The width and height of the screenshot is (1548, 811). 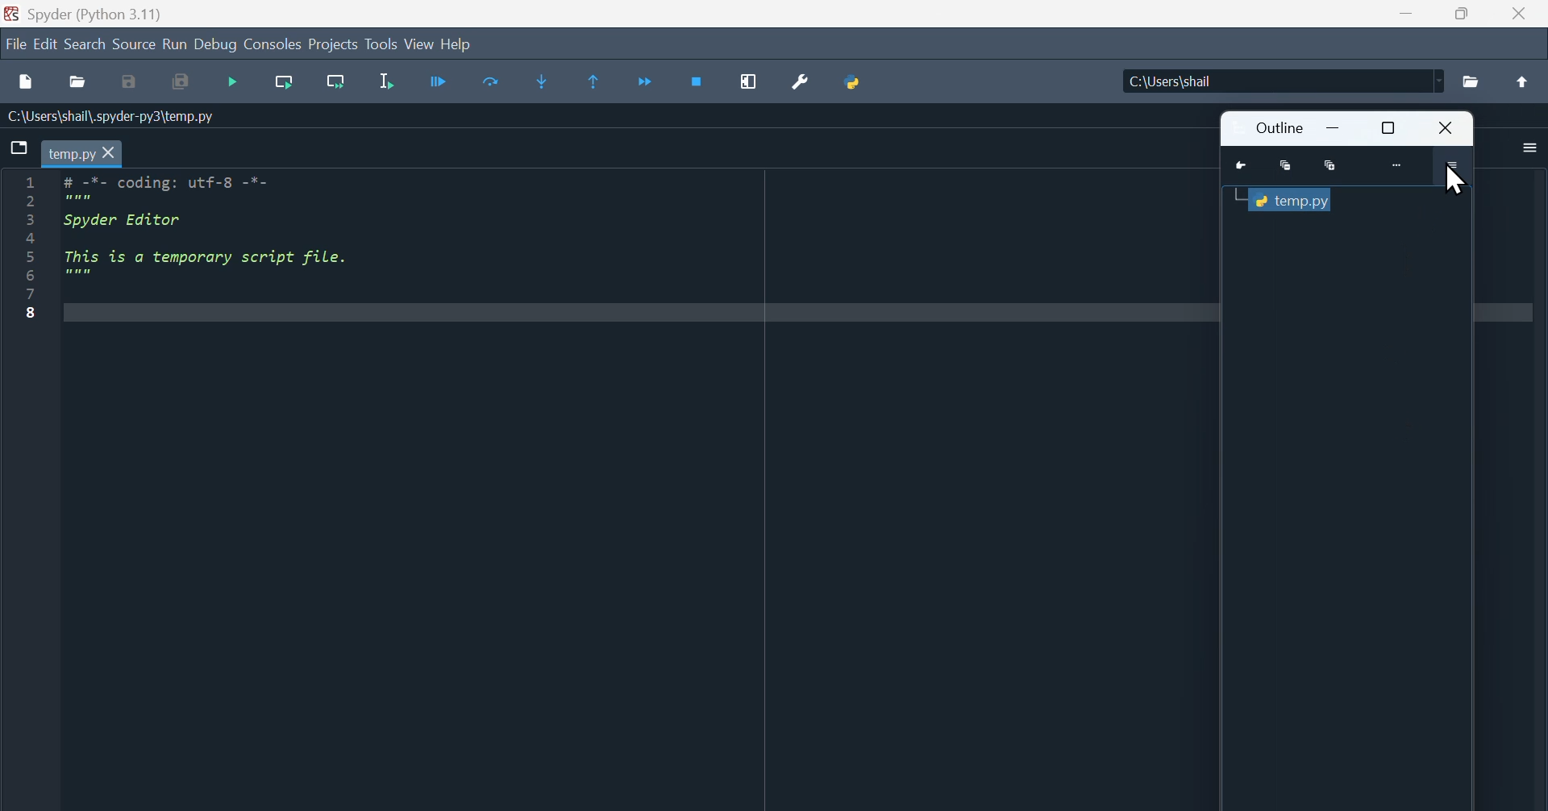 What do you see at coordinates (801, 81) in the screenshot?
I see `Preferences` at bounding box center [801, 81].